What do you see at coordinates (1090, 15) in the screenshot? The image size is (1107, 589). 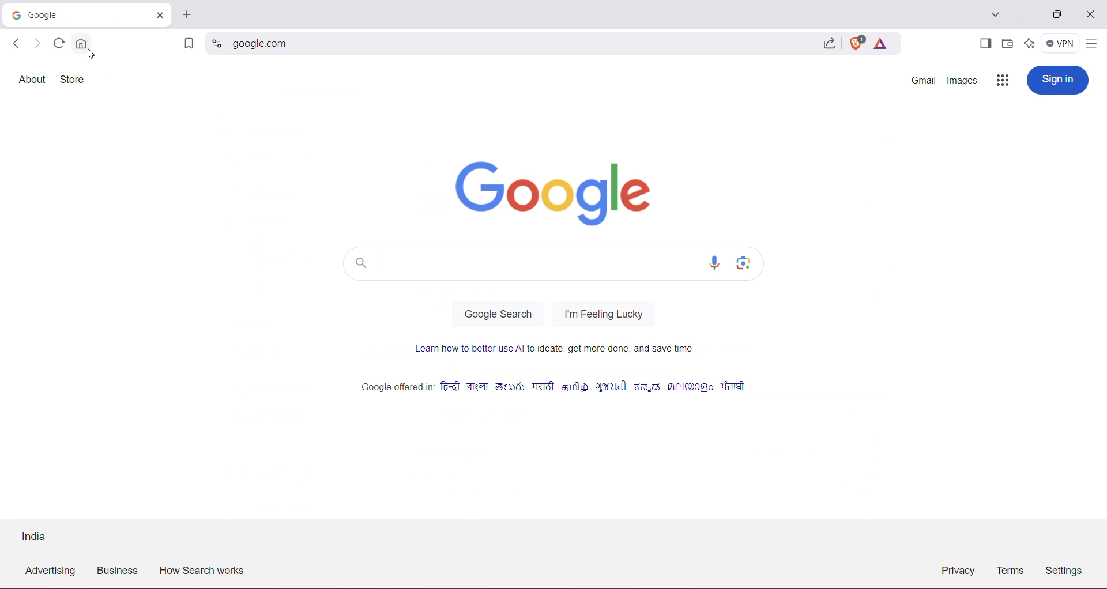 I see `Close` at bounding box center [1090, 15].